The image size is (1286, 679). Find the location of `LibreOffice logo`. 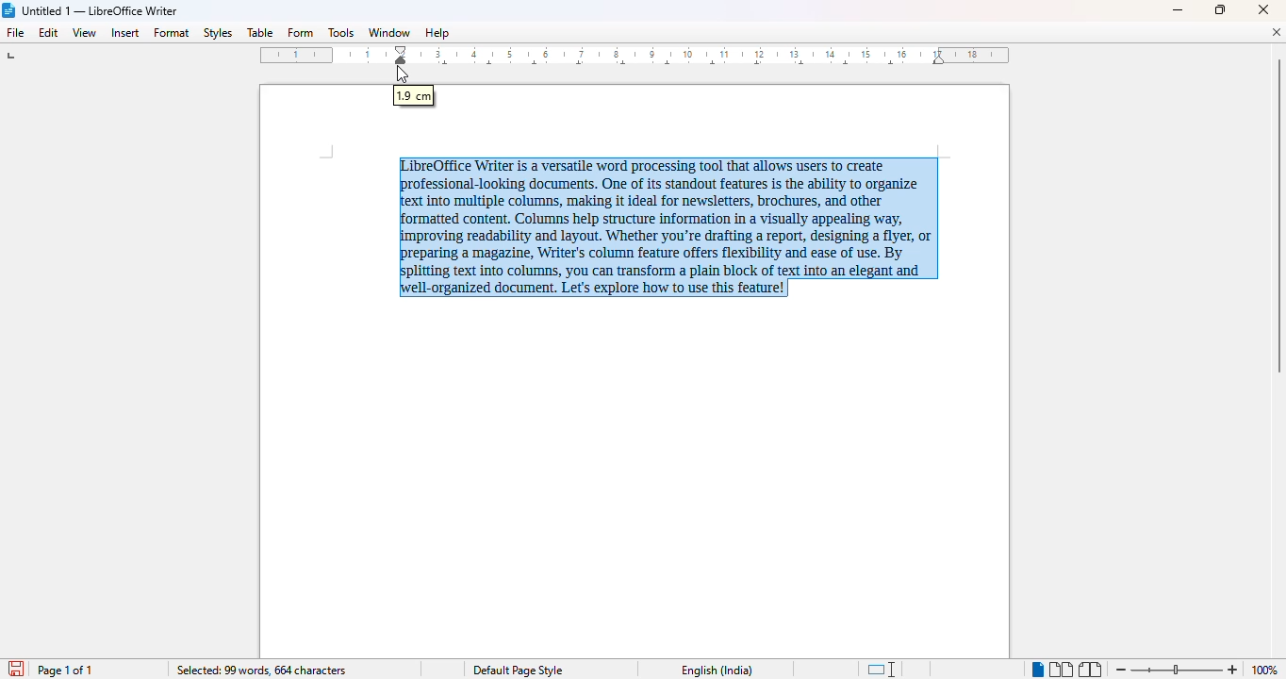

LibreOffice logo is located at coordinates (9, 10).